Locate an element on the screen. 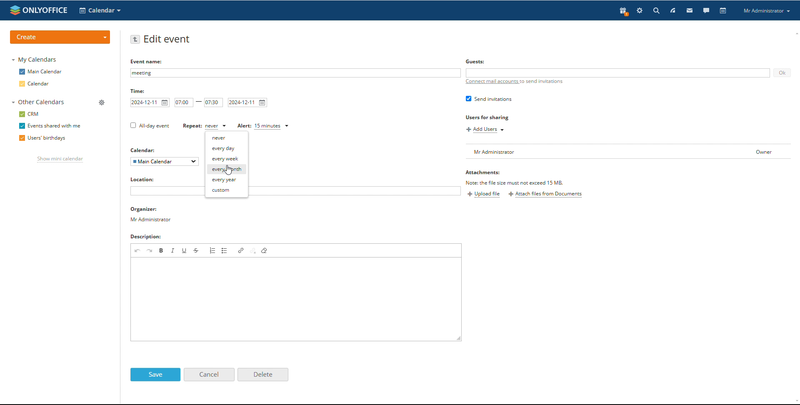  event repetition is located at coordinates (205, 126).